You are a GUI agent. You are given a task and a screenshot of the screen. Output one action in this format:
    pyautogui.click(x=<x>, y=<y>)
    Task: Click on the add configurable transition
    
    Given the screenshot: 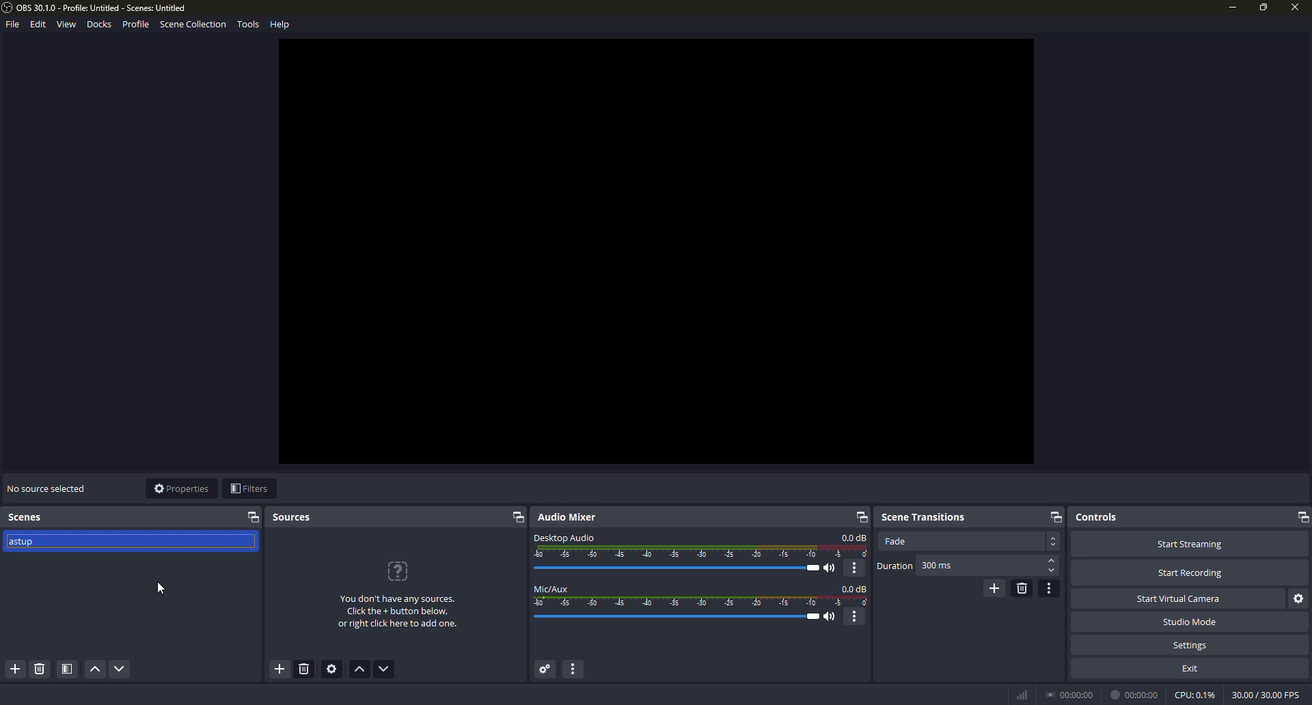 What is the action you would take?
    pyautogui.click(x=993, y=587)
    